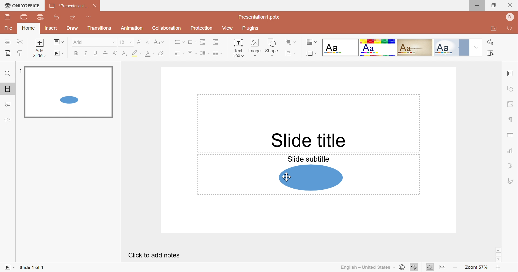 This screenshot has width=518, height=272. What do you see at coordinates (202, 28) in the screenshot?
I see `Protection` at bounding box center [202, 28].